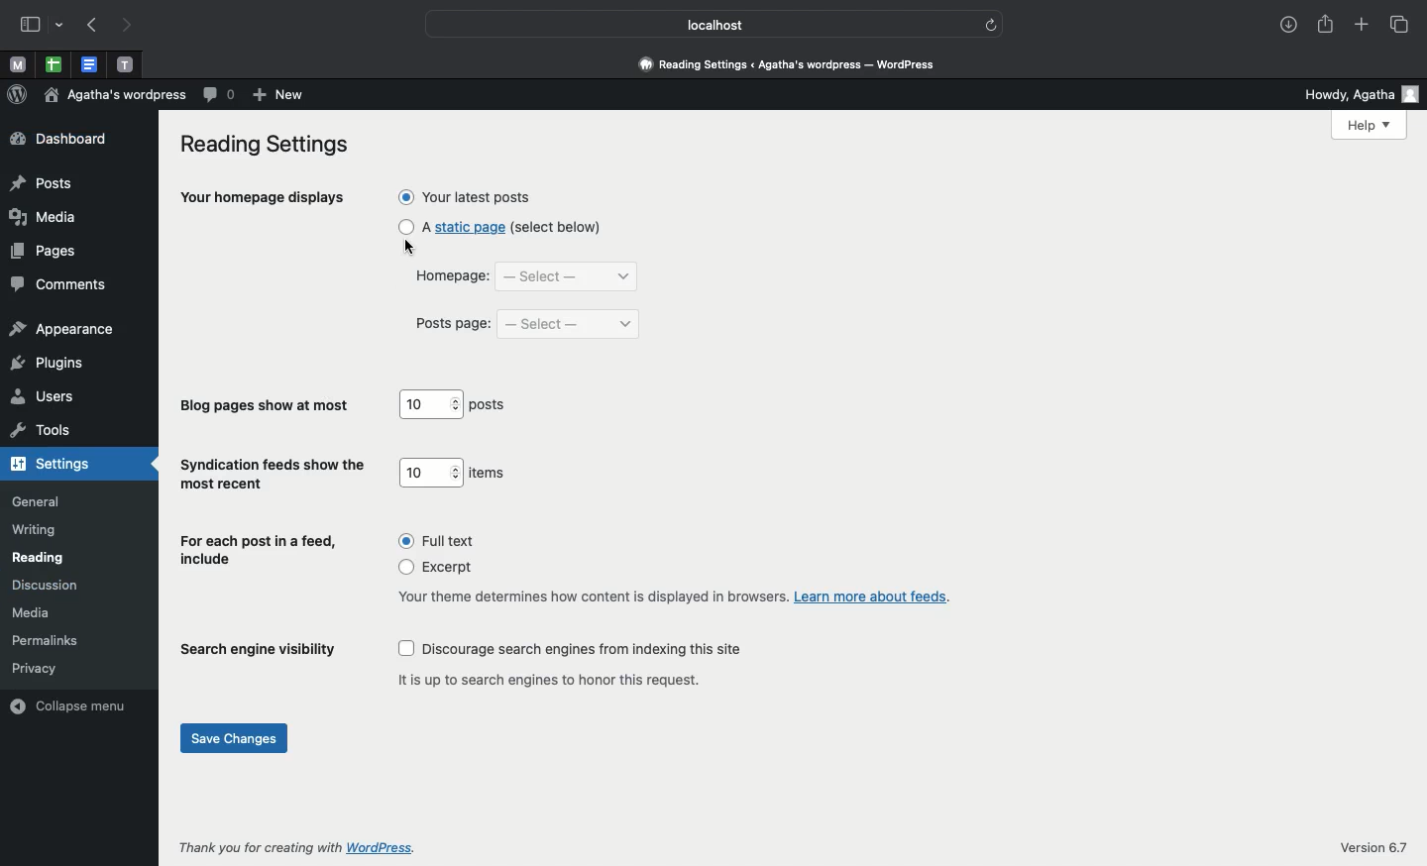  I want to click on posts, so click(42, 185).